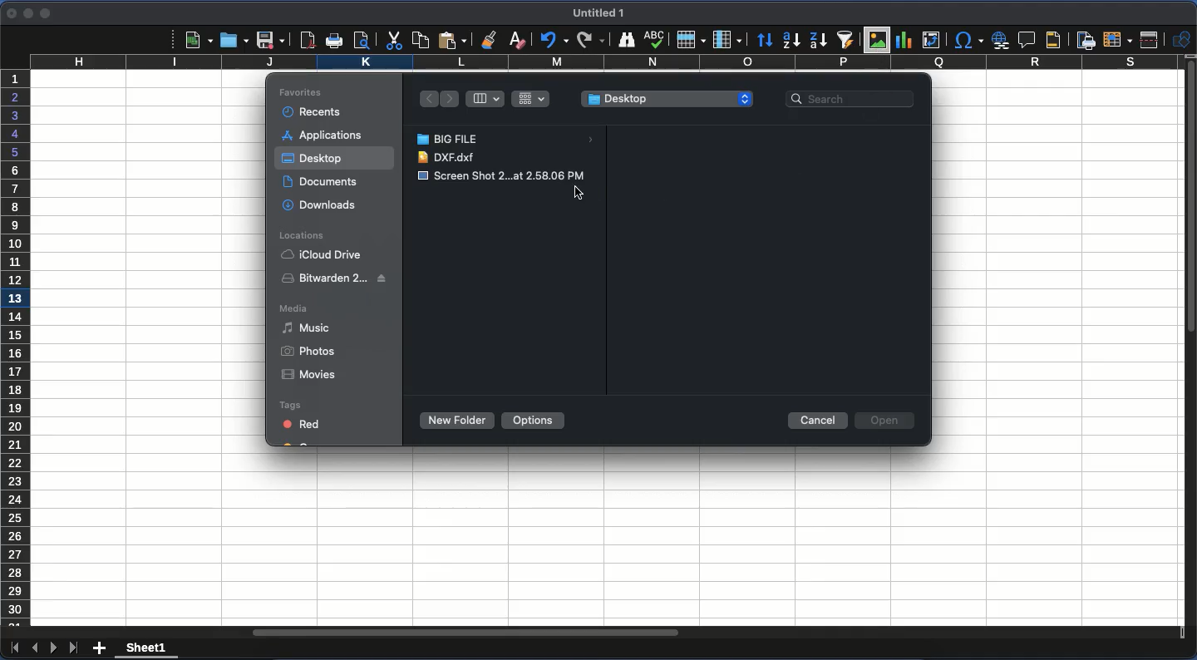 The width and height of the screenshot is (1197, 660). What do you see at coordinates (320, 183) in the screenshot?
I see `documents` at bounding box center [320, 183].